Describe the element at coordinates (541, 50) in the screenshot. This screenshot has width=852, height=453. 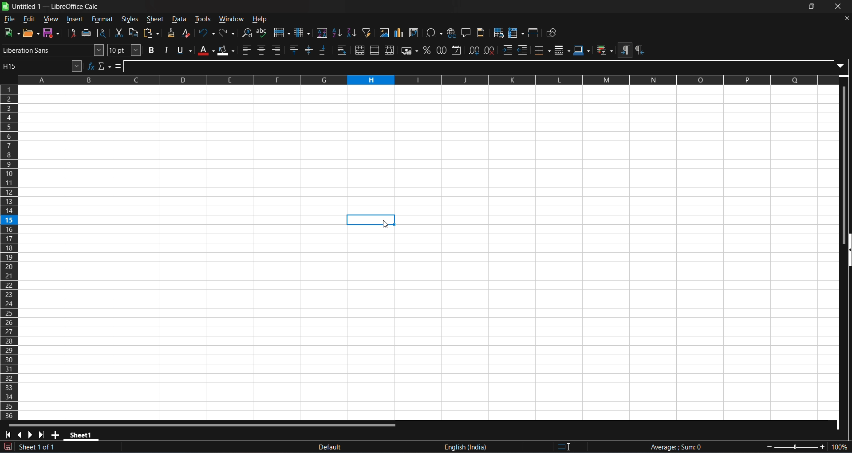
I see `border` at that location.